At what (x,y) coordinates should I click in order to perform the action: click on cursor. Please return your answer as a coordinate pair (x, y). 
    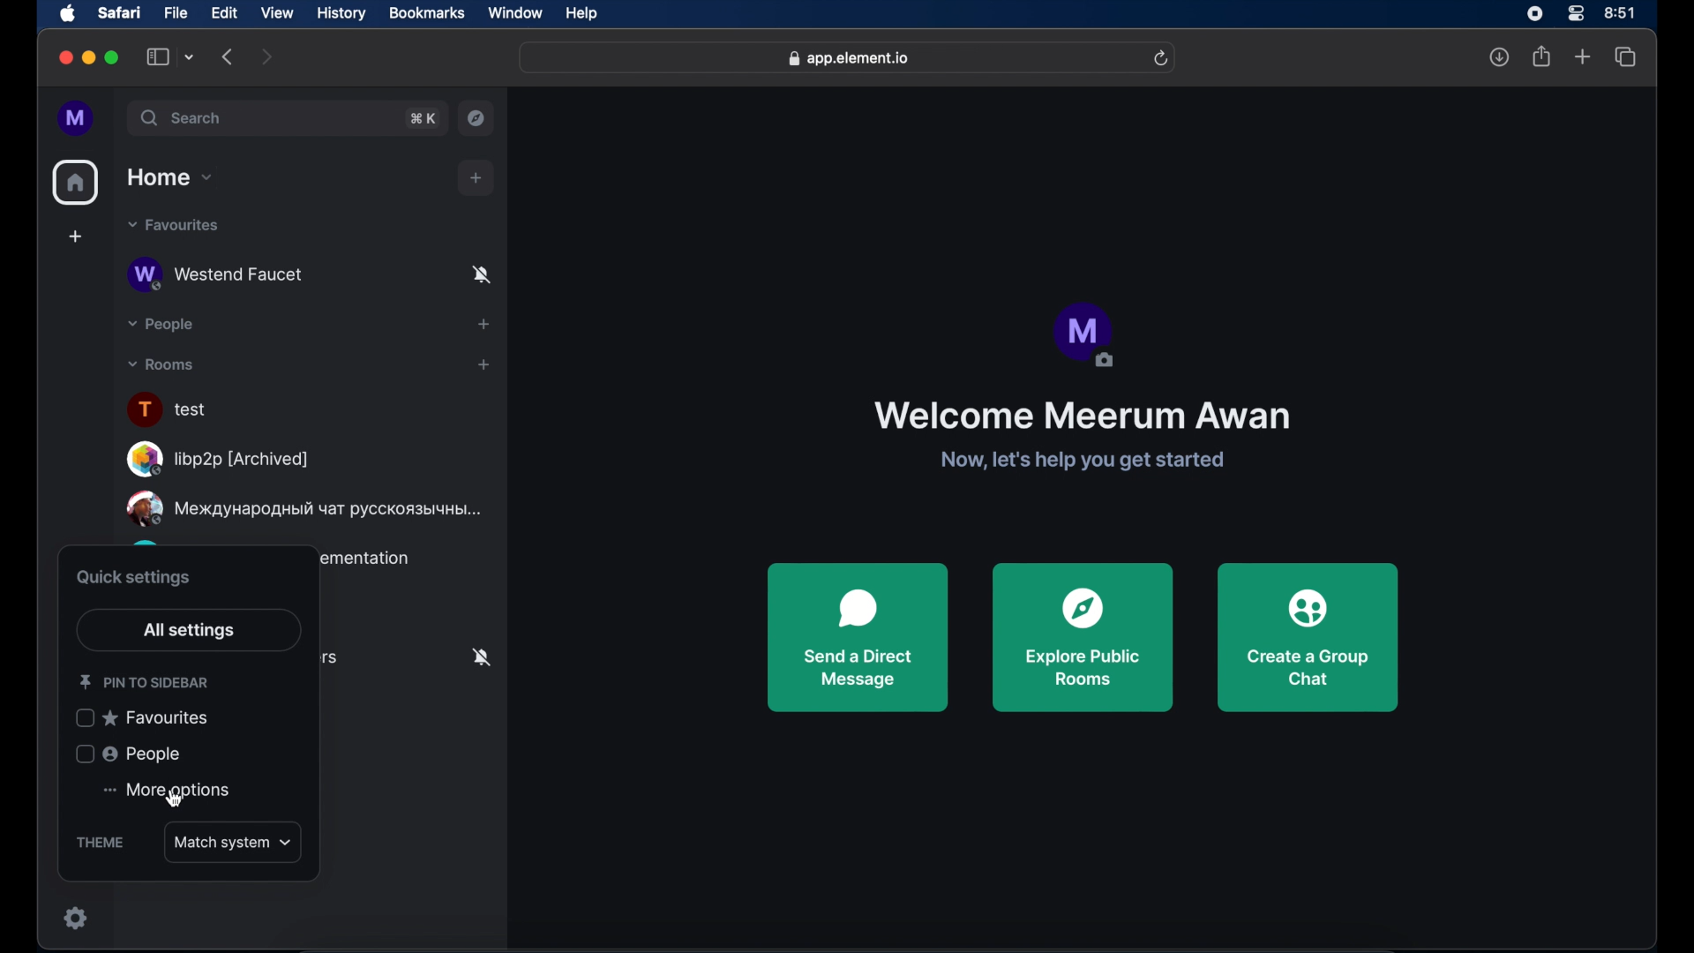
    Looking at the image, I should click on (166, 798).